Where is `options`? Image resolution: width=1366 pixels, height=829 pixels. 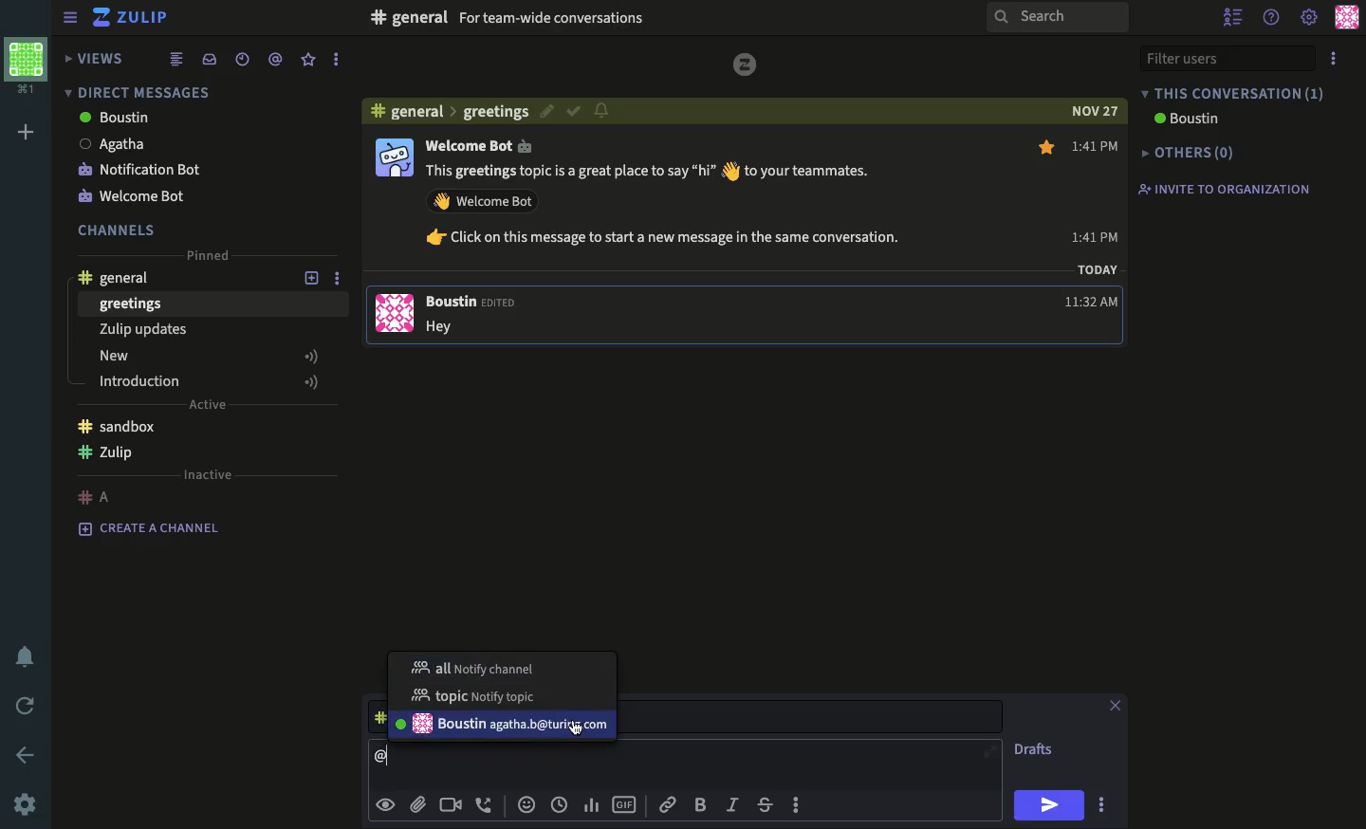
options is located at coordinates (333, 60).